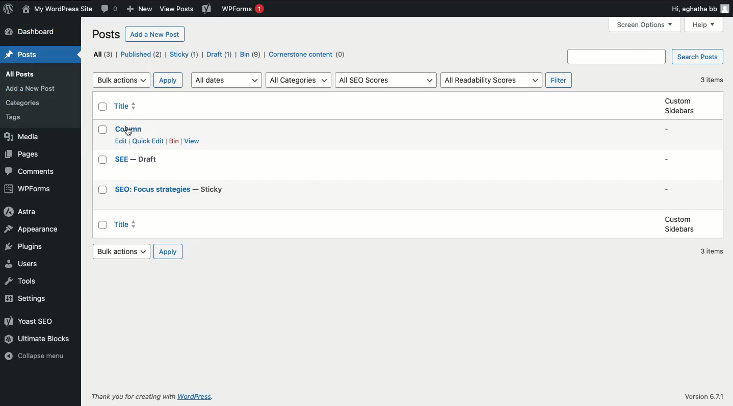 This screenshot has width=733, height=406. Describe the element at coordinates (198, 397) in the screenshot. I see `` at that location.